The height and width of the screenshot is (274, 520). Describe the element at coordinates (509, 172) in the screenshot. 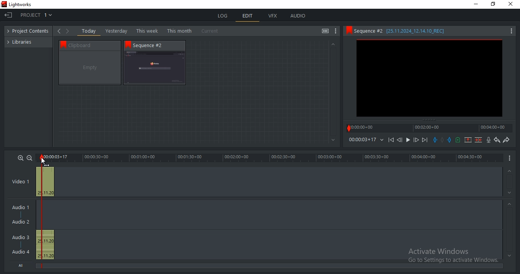

I see `Greyed out up arrow` at that location.